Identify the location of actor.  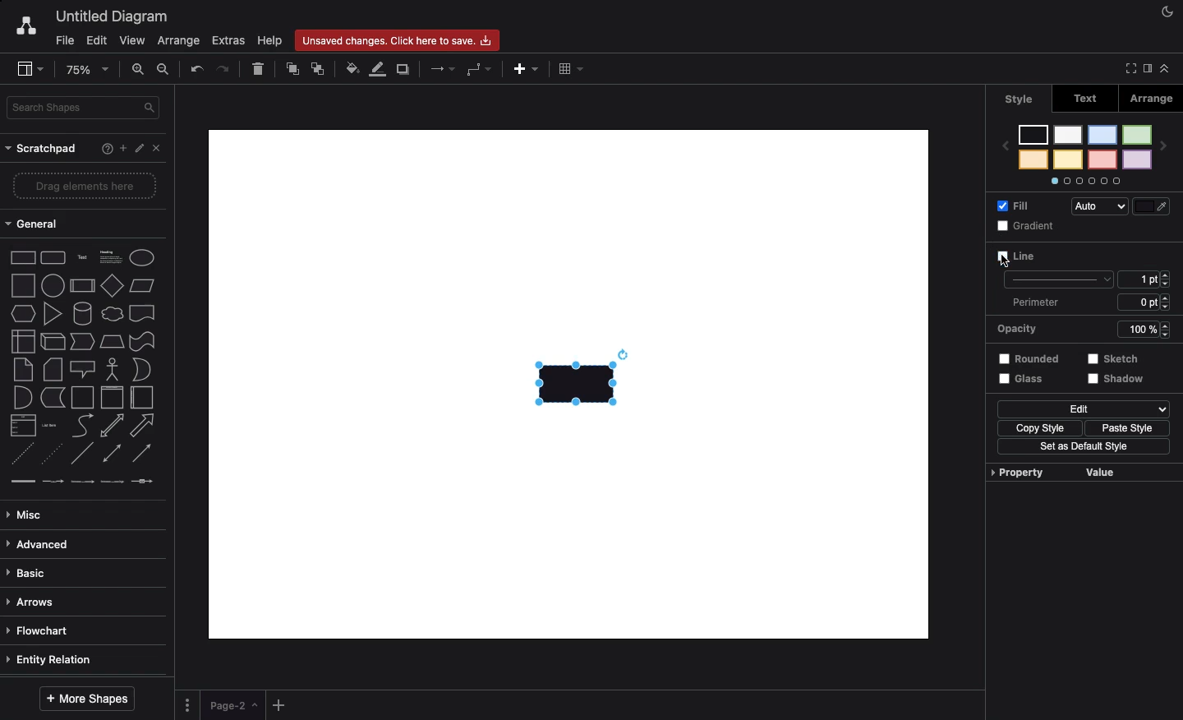
(114, 369).